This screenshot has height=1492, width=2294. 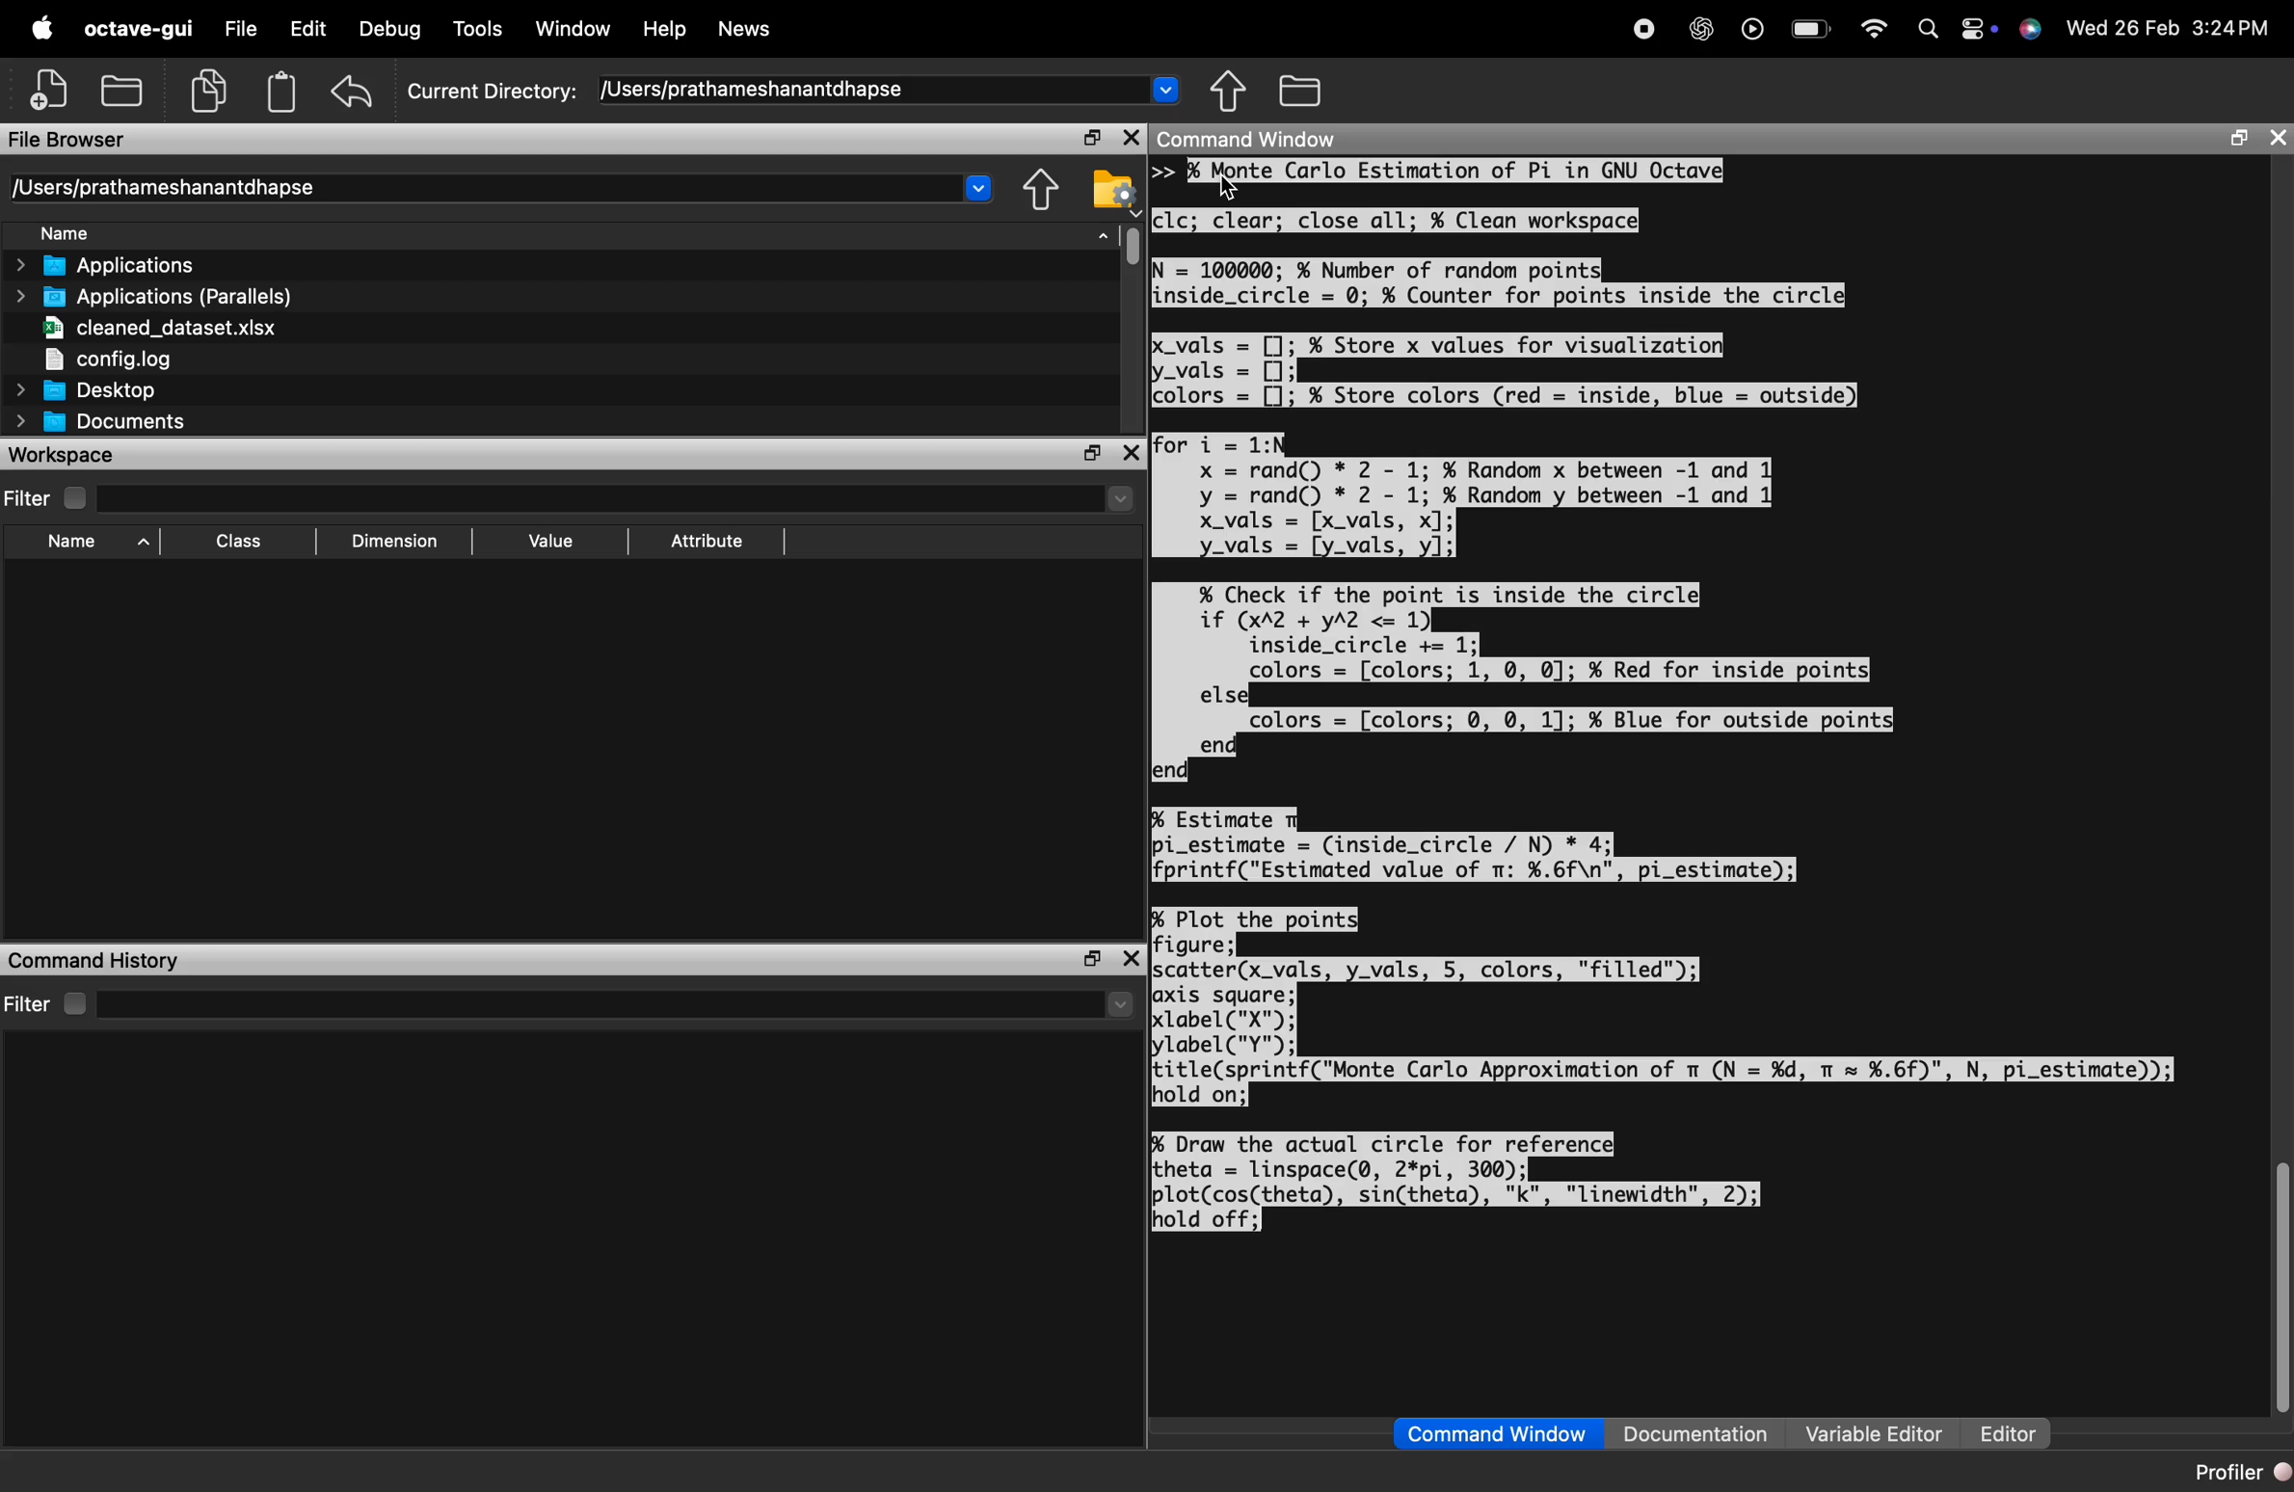 What do you see at coordinates (591, 495) in the screenshot?
I see `search box` at bounding box center [591, 495].